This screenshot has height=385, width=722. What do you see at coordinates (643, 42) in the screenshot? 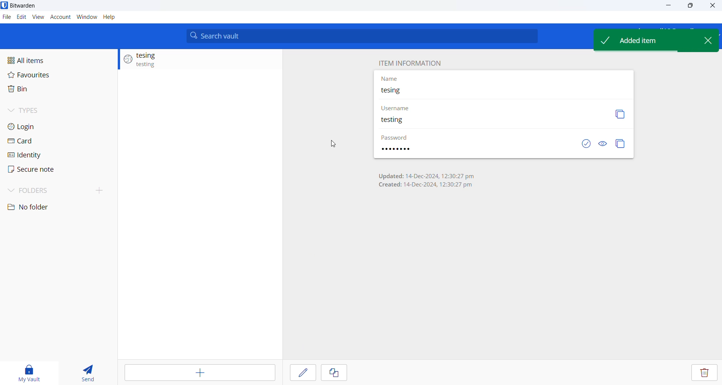
I see `Added item` at bounding box center [643, 42].